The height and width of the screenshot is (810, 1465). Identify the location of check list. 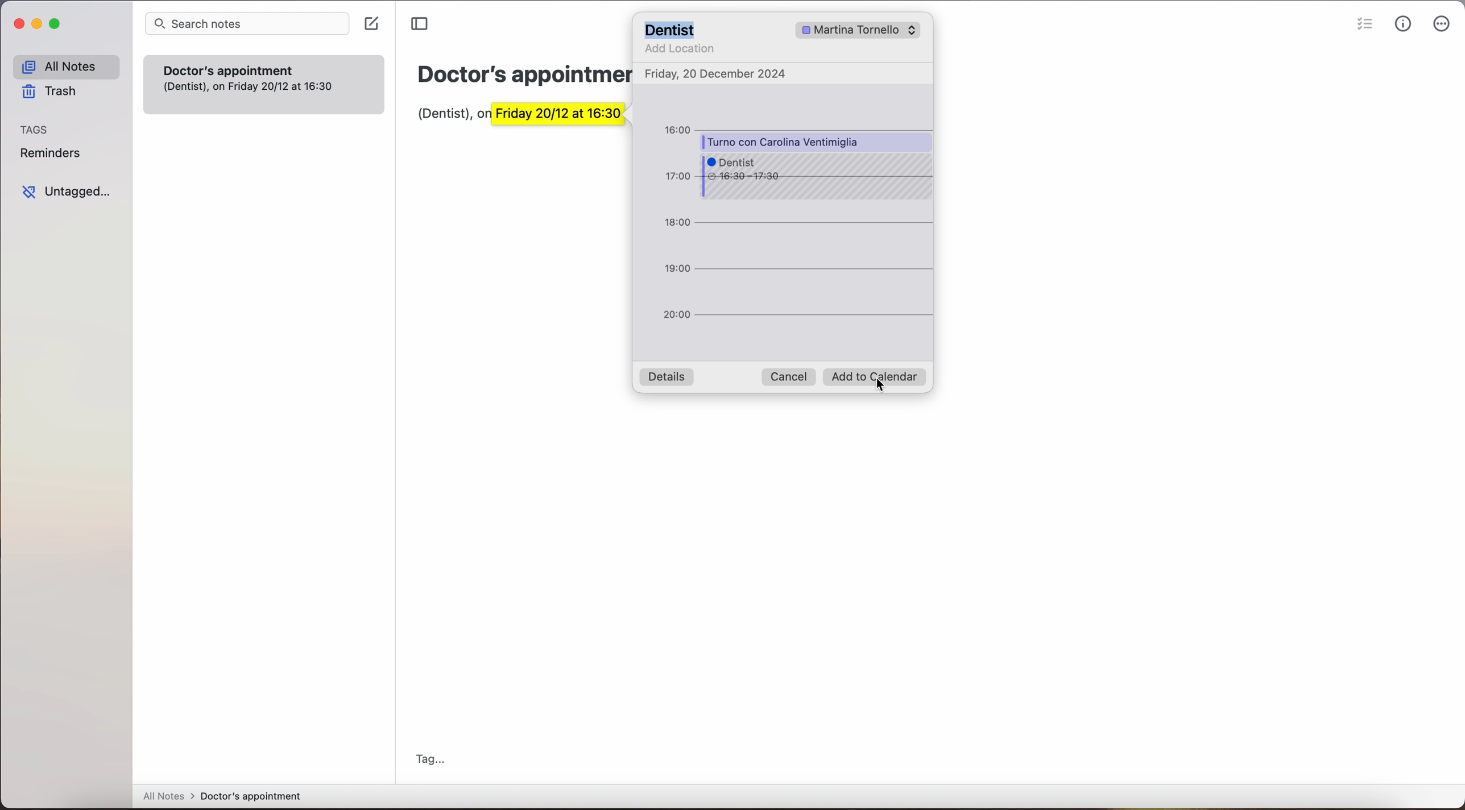
(1361, 26).